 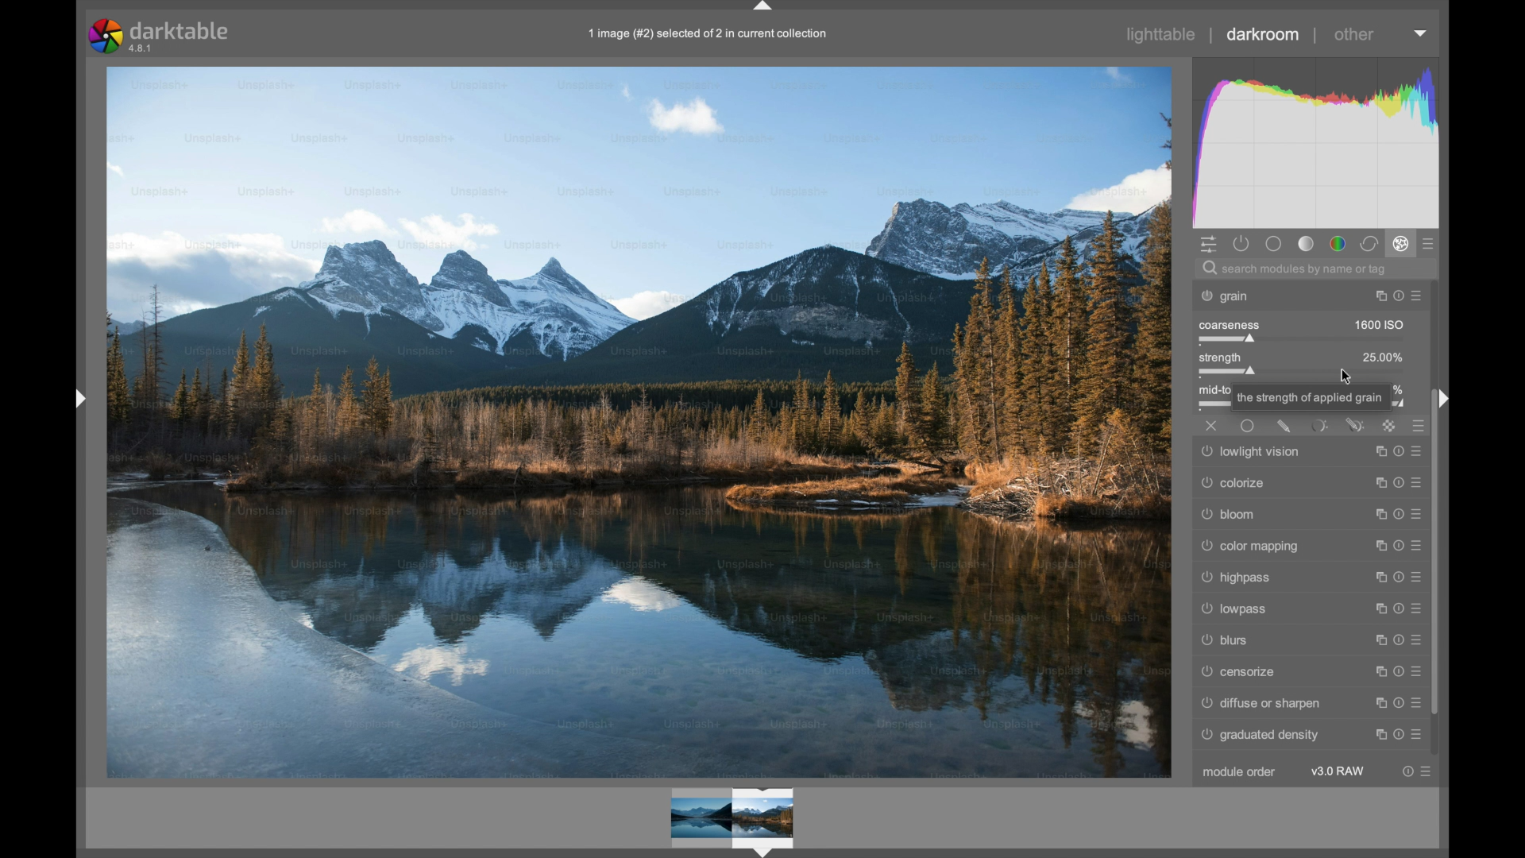 What do you see at coordinates (1400, 672) in the screenshot?
I see `reset parameters` at bounding box center [1400, 672].